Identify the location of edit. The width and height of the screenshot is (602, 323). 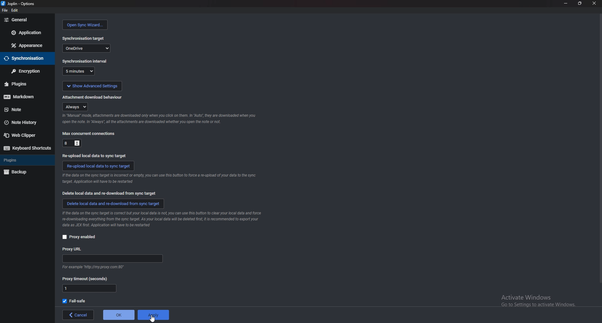
(15, 10).